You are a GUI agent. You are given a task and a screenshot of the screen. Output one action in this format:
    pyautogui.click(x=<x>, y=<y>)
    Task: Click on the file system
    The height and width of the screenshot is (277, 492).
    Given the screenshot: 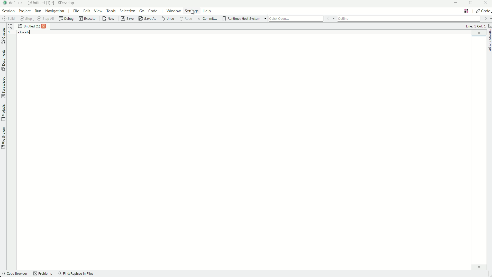 What is the action you would take?
    pyautogui.click(x=3, y=137)
    